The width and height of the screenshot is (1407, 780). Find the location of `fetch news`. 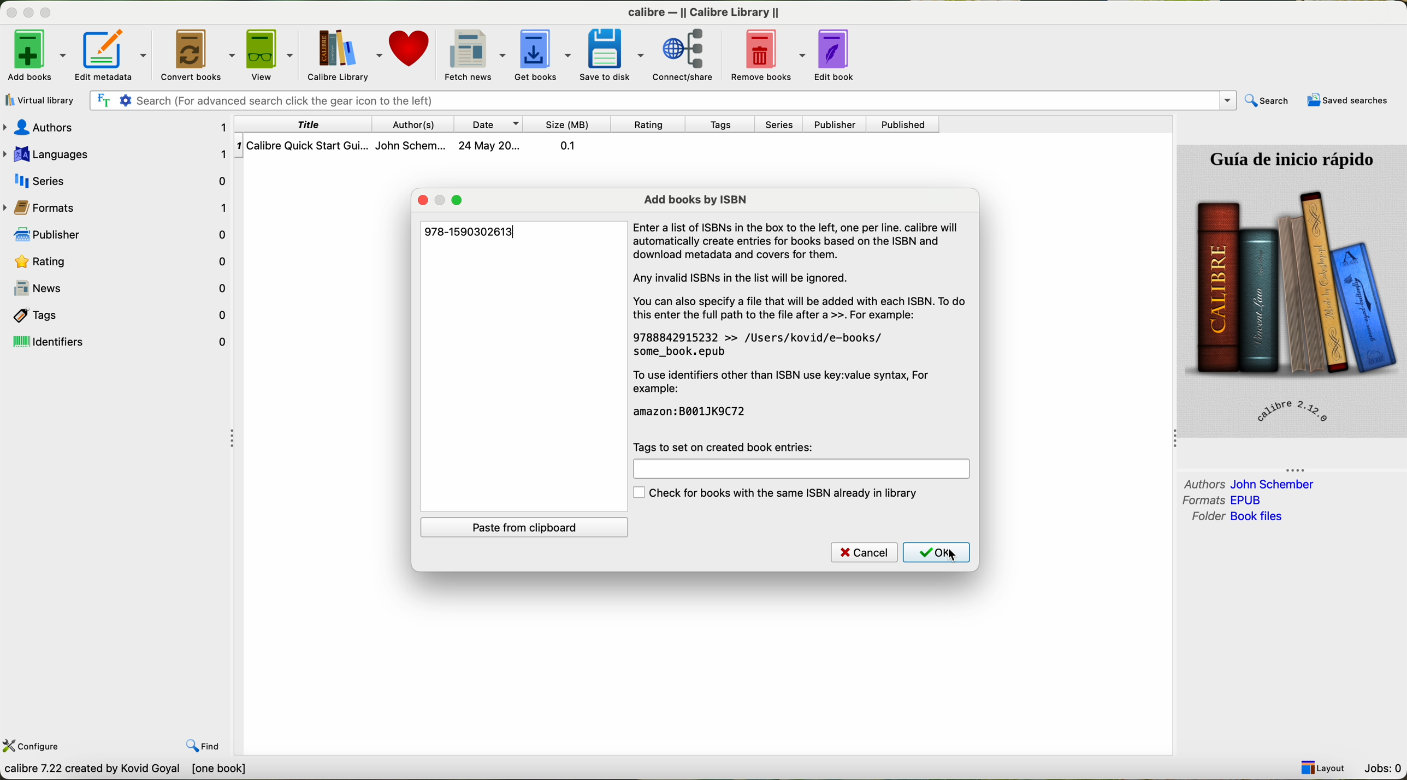

fetch news is located at coordinates (475, 53).